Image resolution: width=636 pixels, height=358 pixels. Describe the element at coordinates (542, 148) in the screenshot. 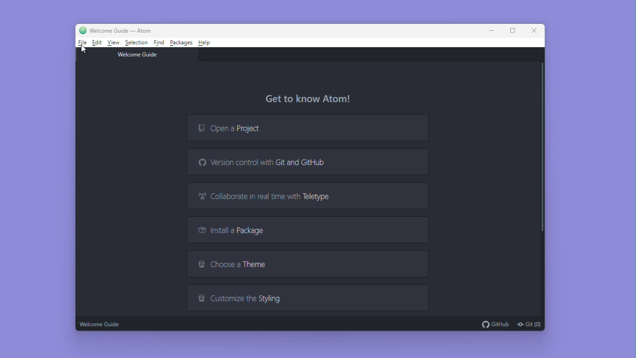

I see `Vertical scroll bar` at that location.